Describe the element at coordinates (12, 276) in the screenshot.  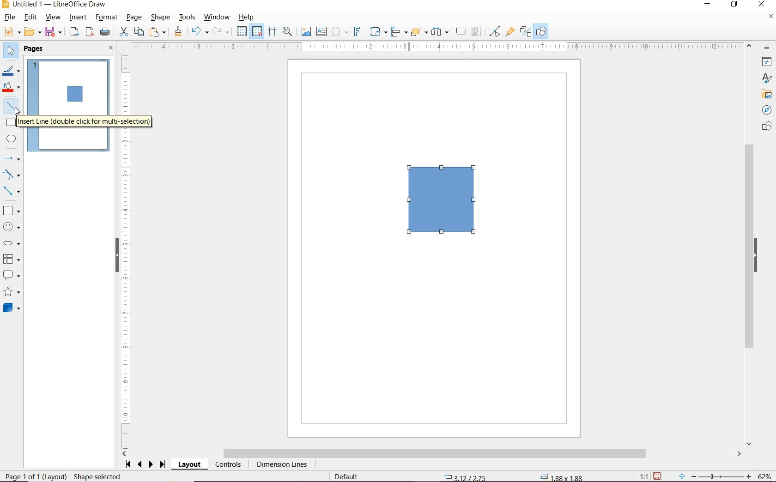
I see `CALLOUT SHAPES` at that location.